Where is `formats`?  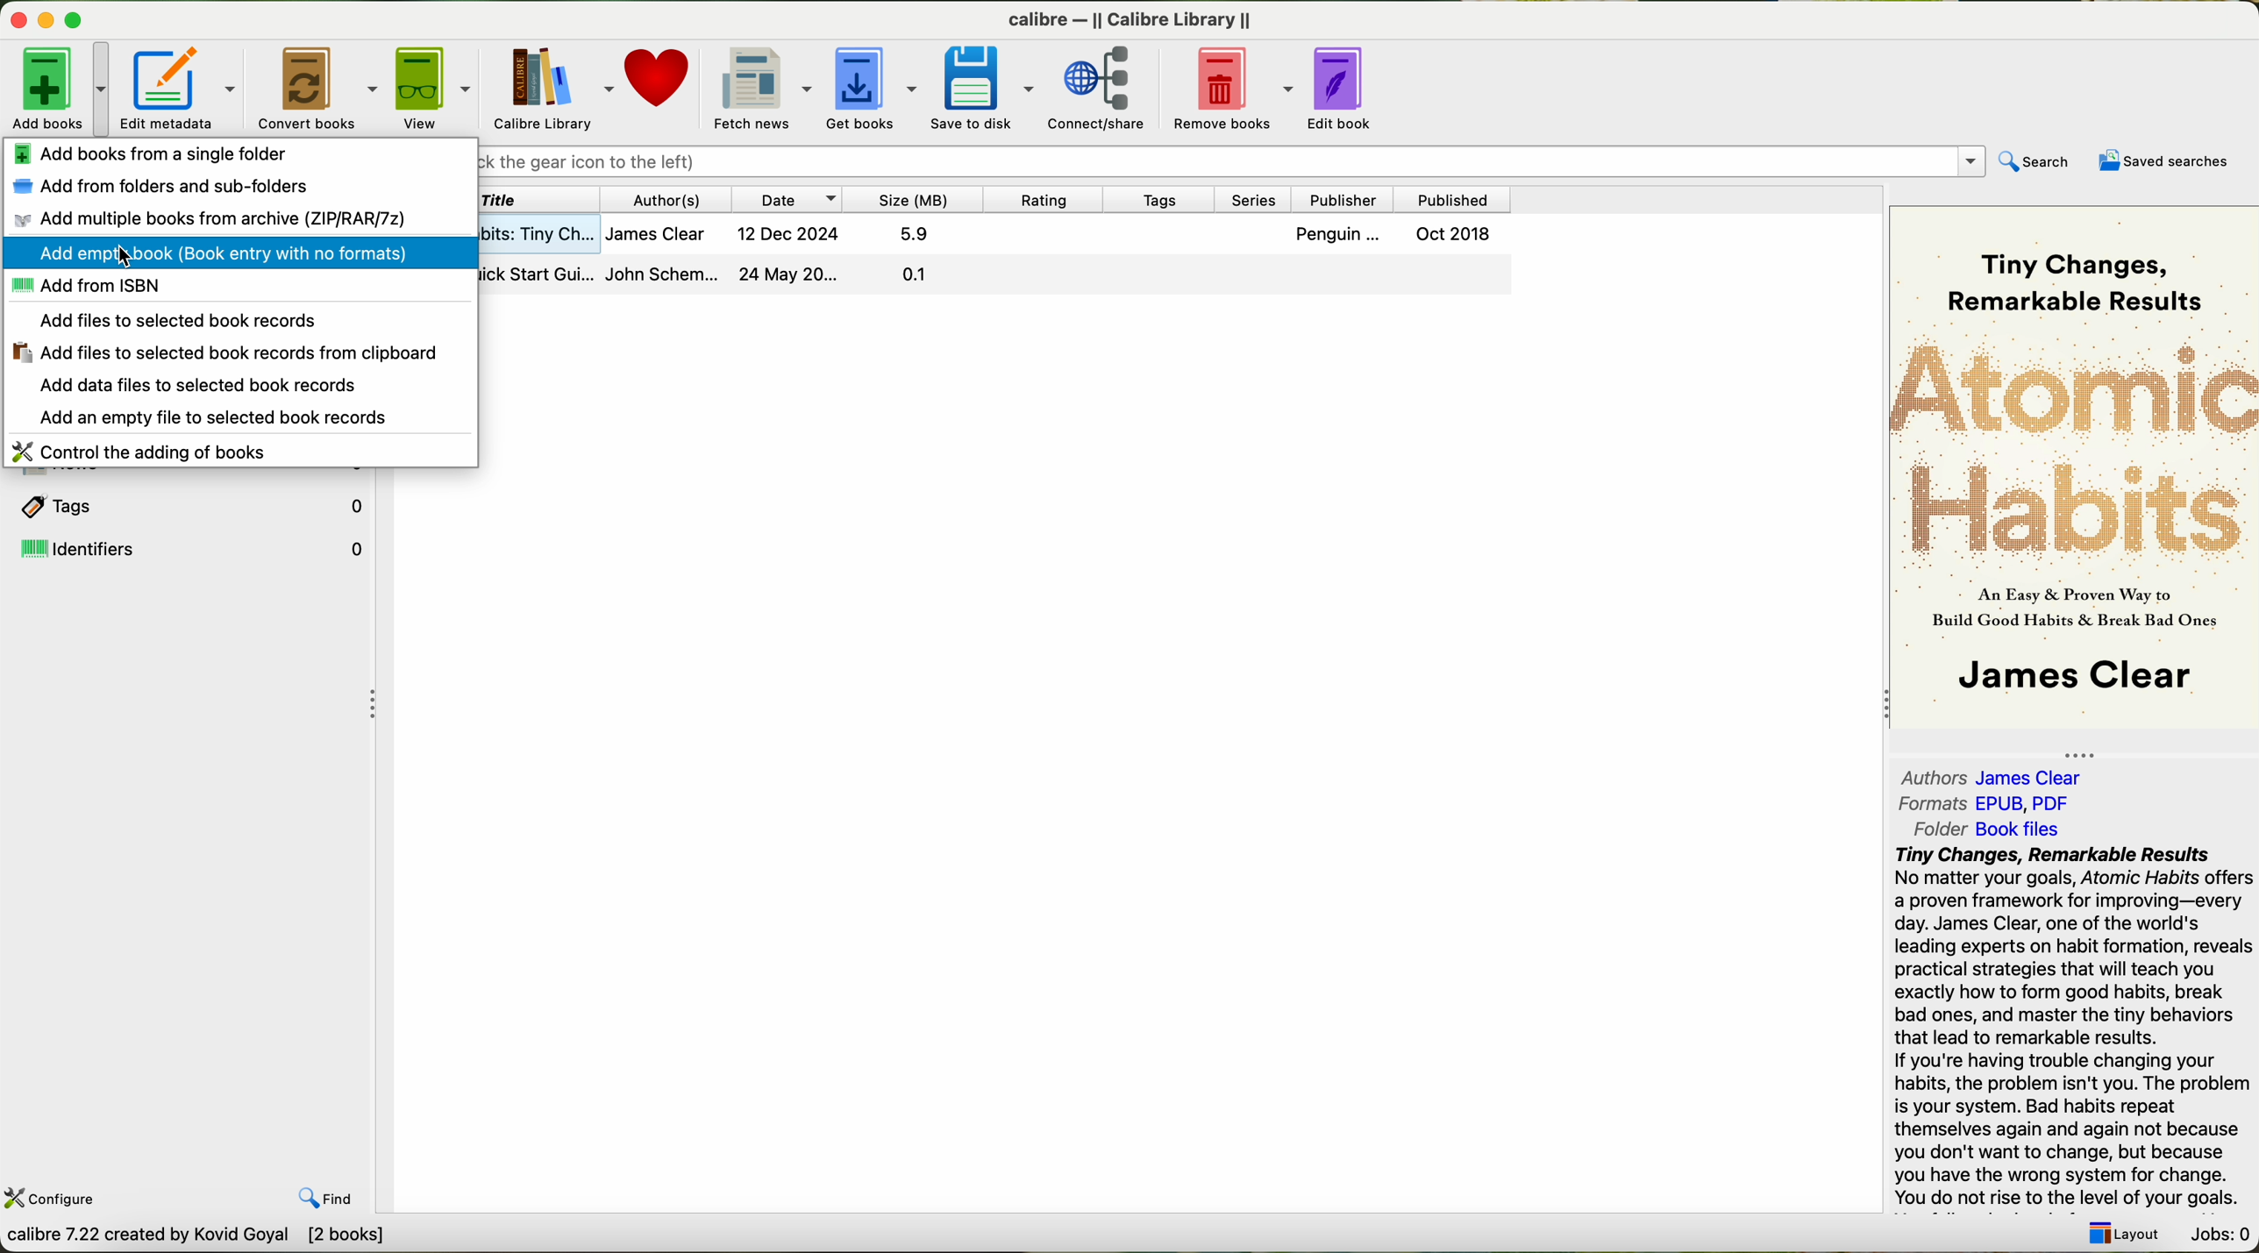 formats is located at coordinates (1986, 803).